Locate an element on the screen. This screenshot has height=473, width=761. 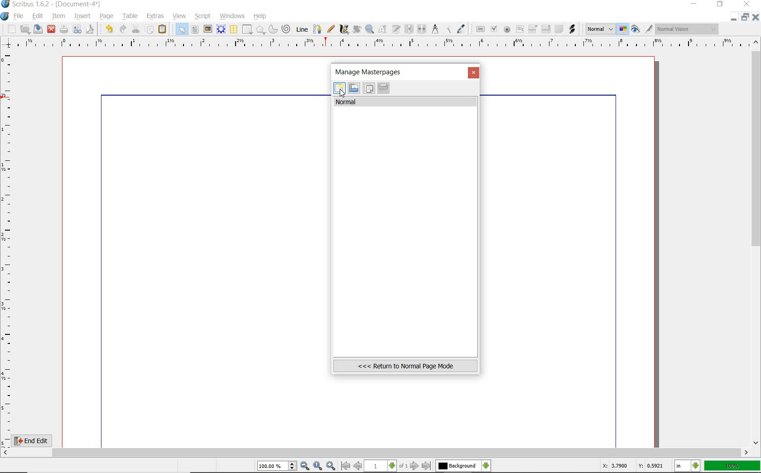
polygon is located at coordinates (260, 30).